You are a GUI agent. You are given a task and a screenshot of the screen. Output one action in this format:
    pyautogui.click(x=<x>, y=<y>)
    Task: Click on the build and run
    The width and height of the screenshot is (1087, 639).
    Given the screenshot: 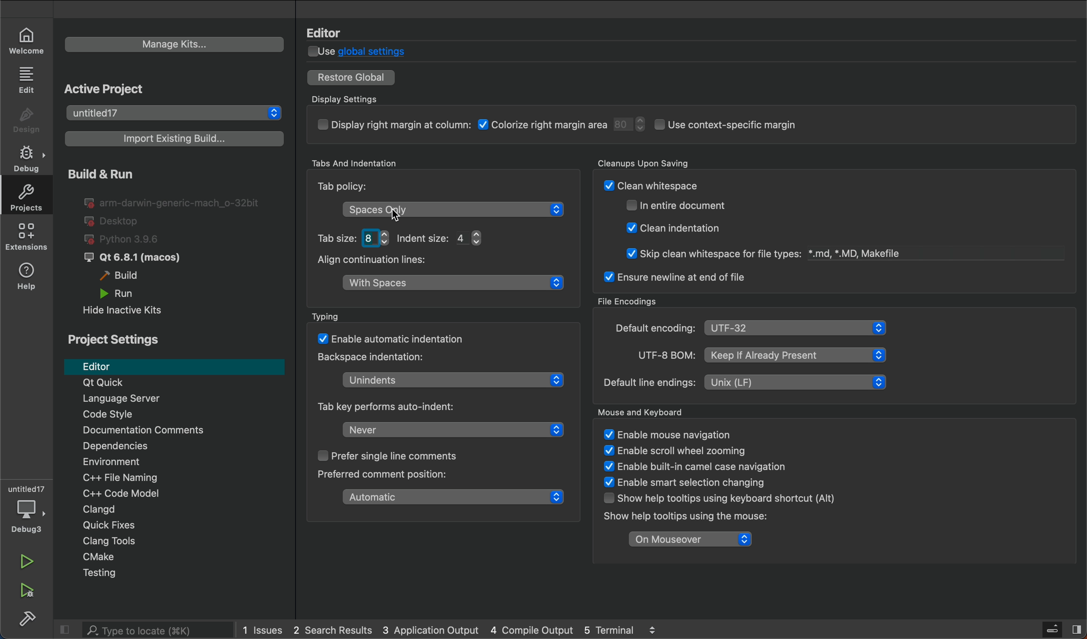 What is the action you would take?
    pyautogui.click(x=98, y=173)
    